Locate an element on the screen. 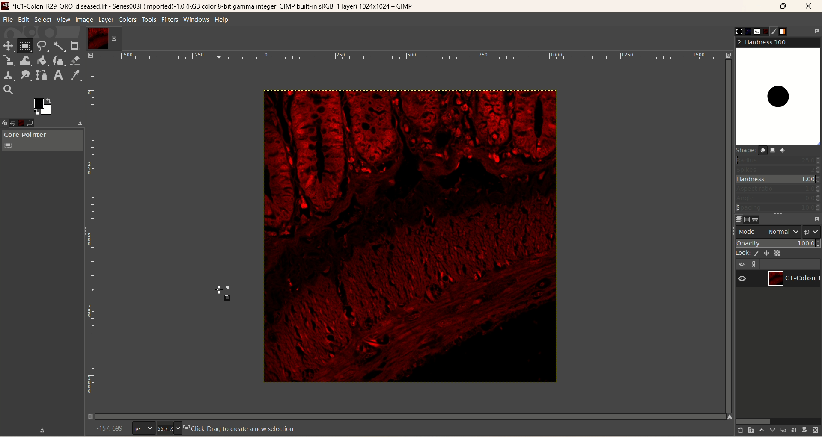 This screenshot has height=437, width=822. scale bar is located at coordinates (410, 57).